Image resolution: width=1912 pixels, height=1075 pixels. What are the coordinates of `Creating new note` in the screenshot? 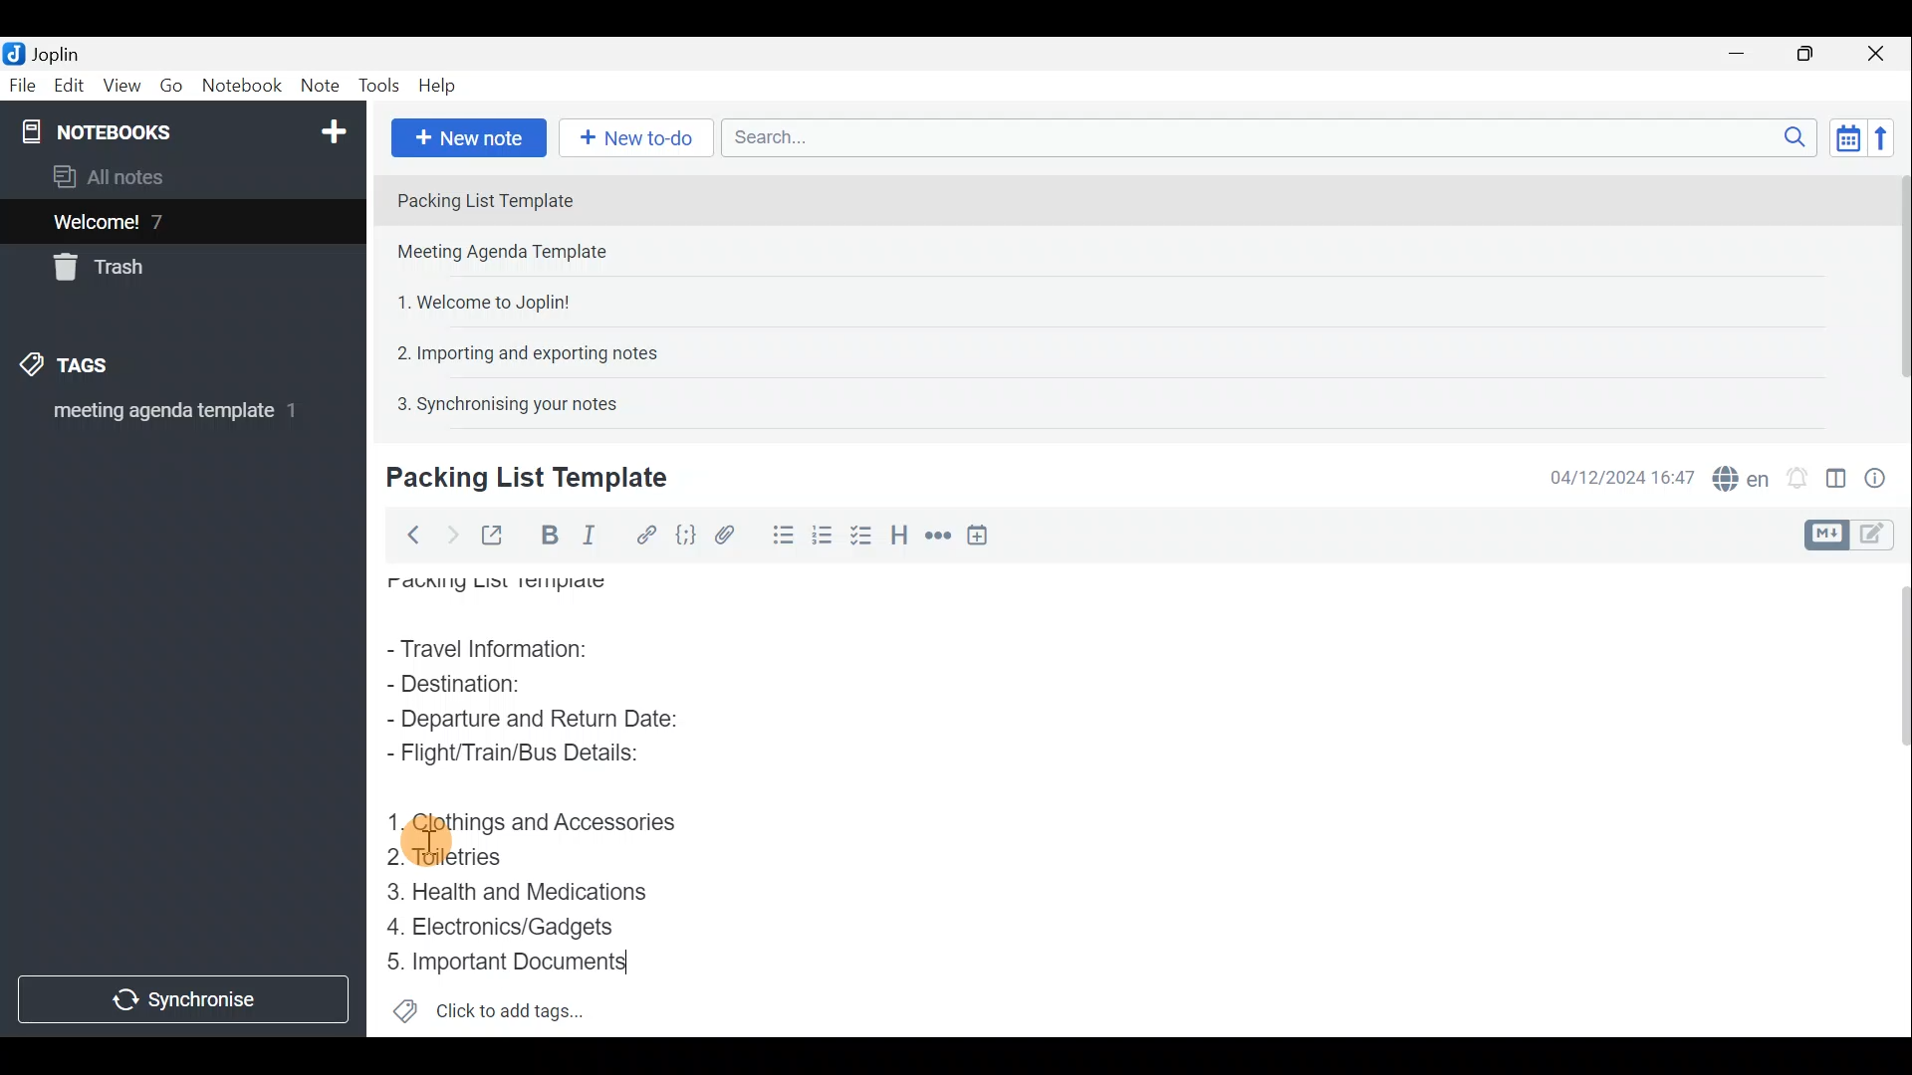 It's located at (515, 479).